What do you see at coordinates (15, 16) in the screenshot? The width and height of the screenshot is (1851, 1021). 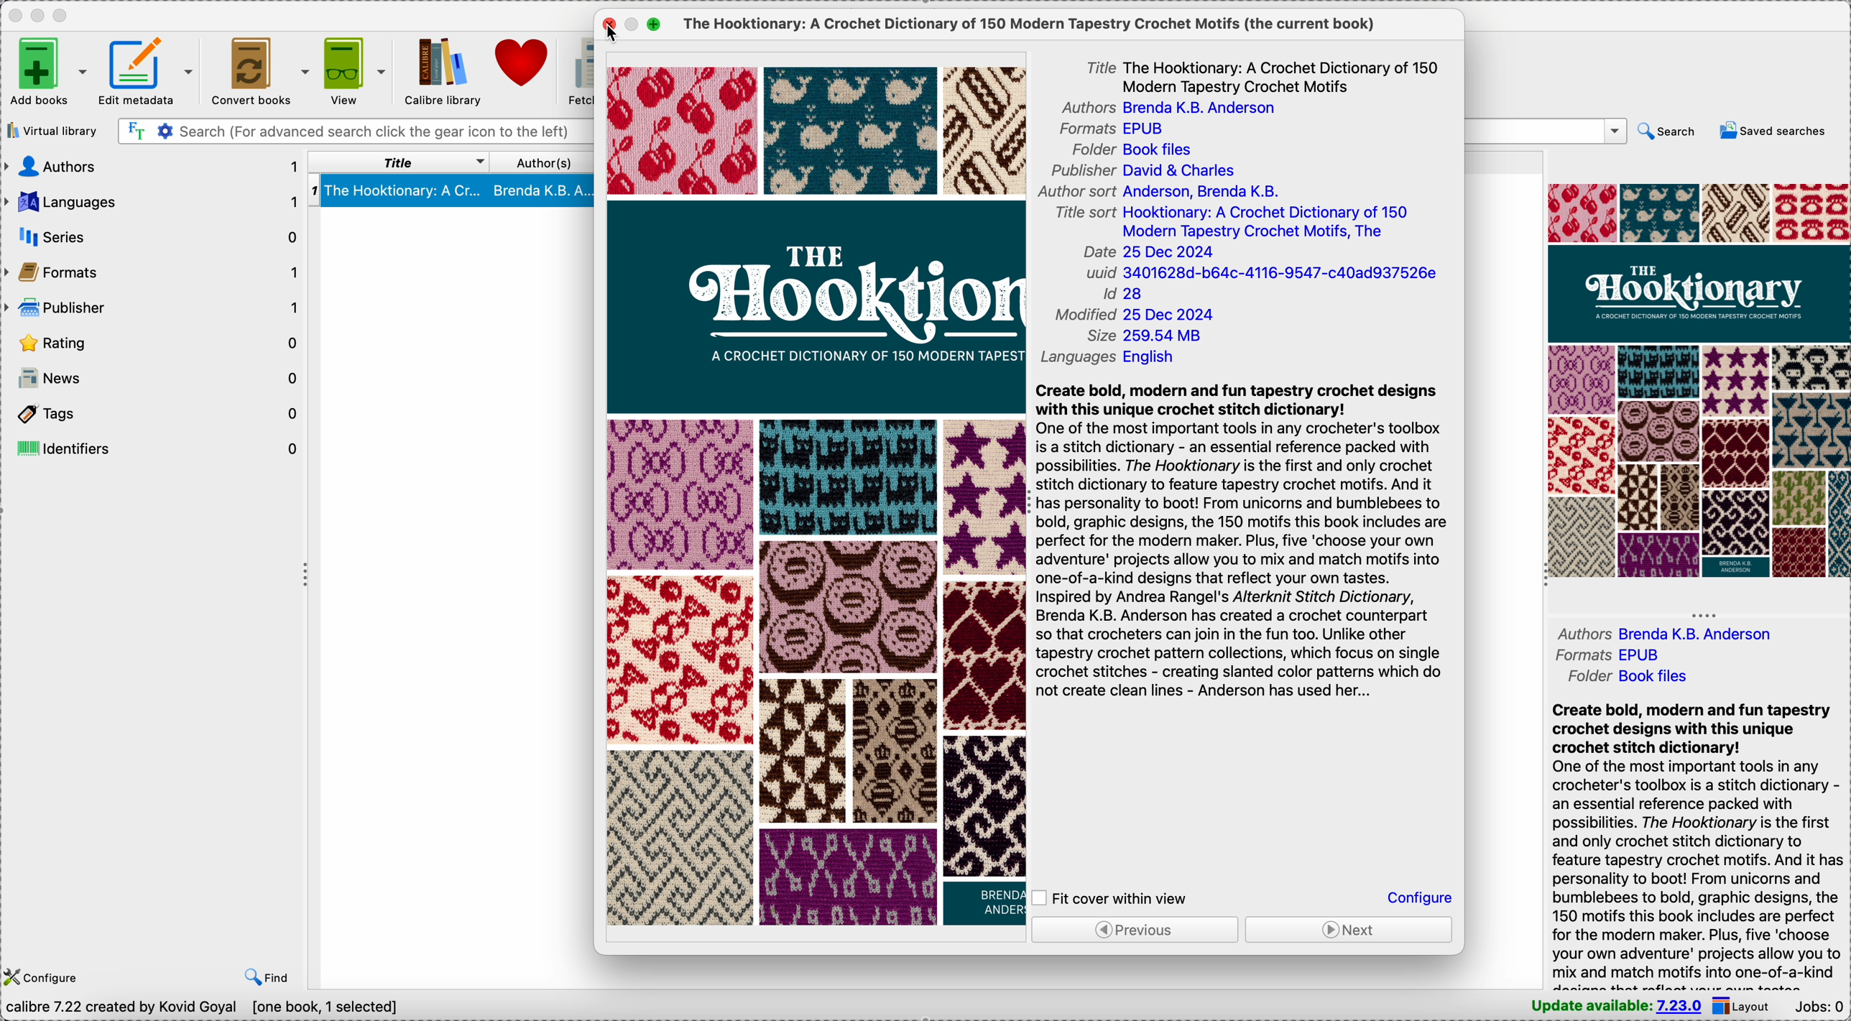 I see `close Calibre` at bounding box center [15, 16].